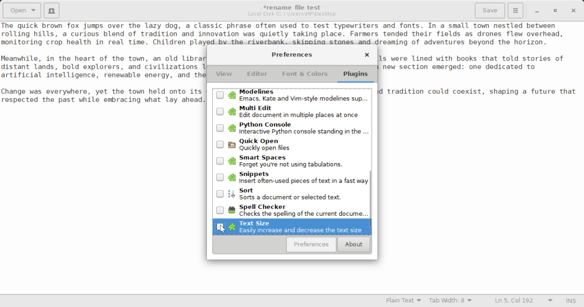 Image resolution: width=584 pixels, height=307 pixels. Describe the element at coordinates (524, 301) in the screenshot. I see `Line & Character Count` at that location.